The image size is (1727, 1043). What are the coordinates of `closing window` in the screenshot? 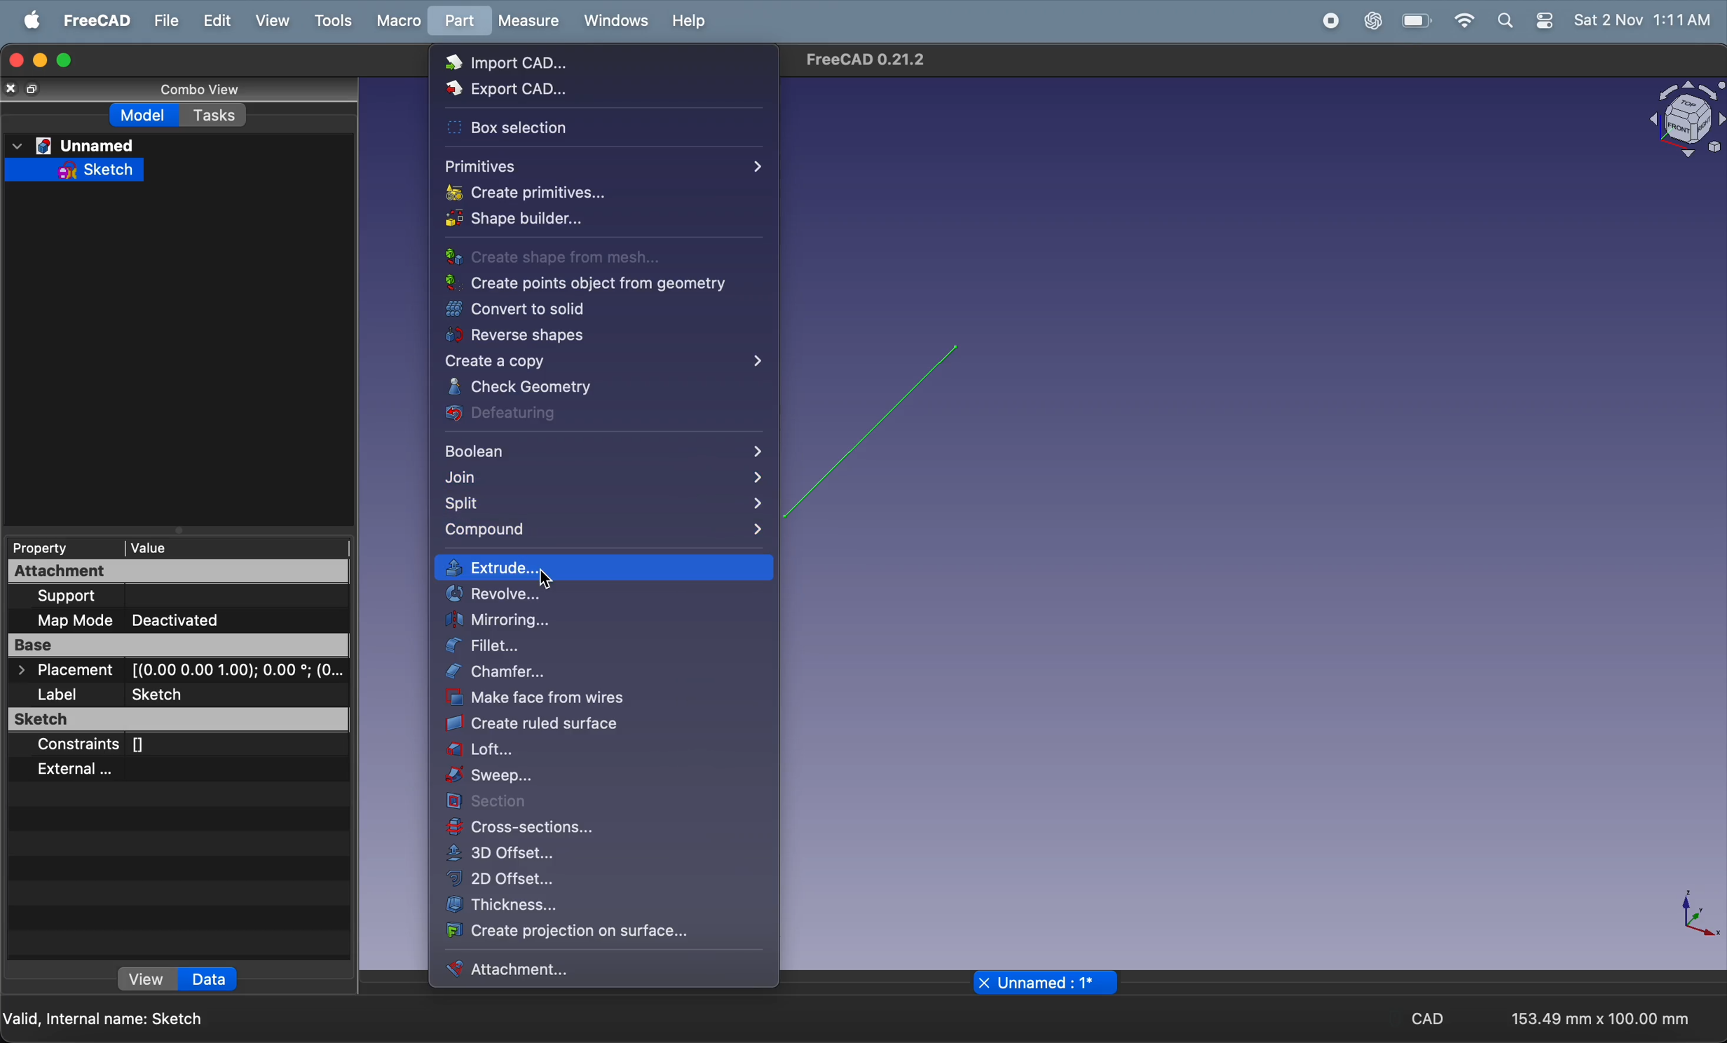 It's located at (15, 61).